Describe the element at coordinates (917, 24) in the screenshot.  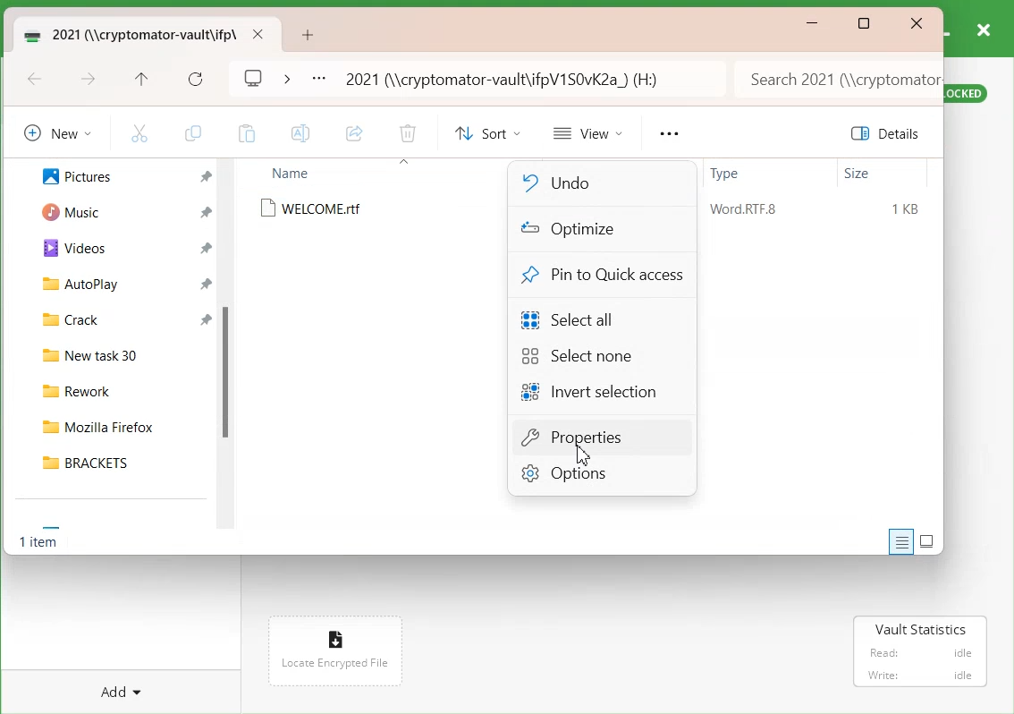
I see `Close` at that location.